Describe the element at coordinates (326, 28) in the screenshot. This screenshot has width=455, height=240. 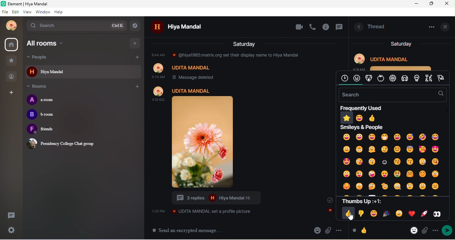
I see `info` at that location.